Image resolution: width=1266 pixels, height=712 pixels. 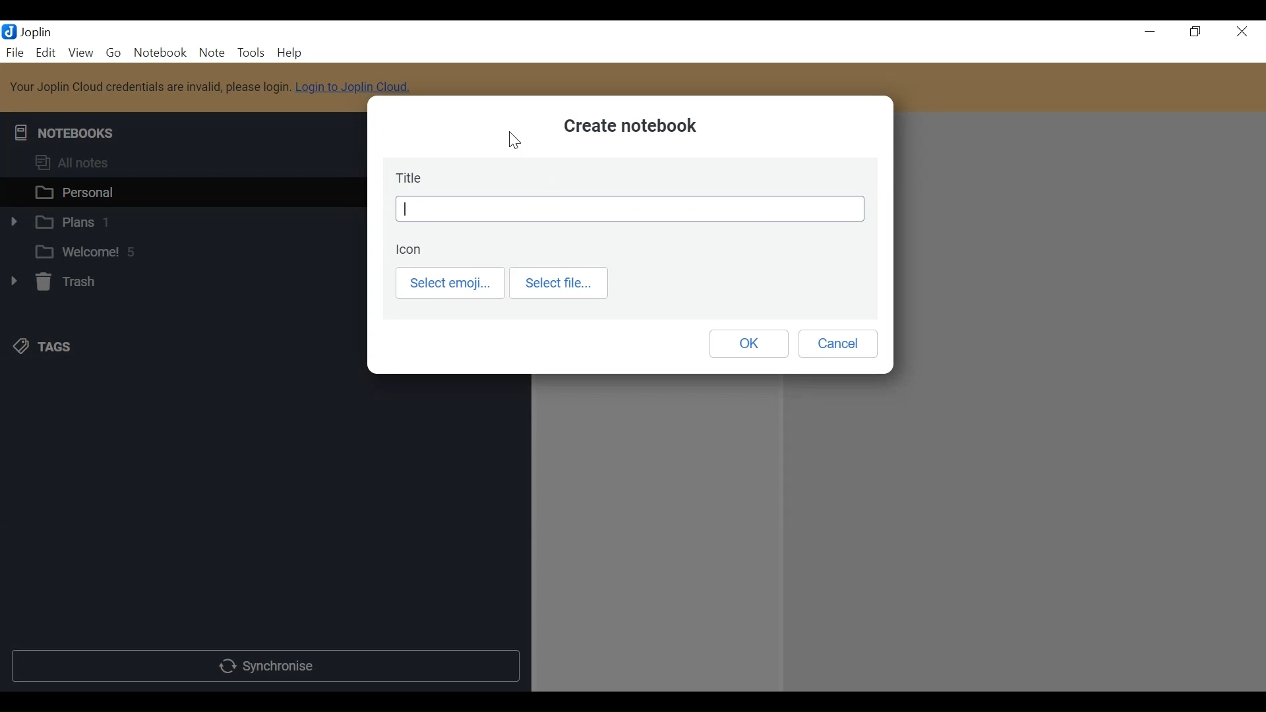 I want to click on Joplin, so click(x=41, y=32).